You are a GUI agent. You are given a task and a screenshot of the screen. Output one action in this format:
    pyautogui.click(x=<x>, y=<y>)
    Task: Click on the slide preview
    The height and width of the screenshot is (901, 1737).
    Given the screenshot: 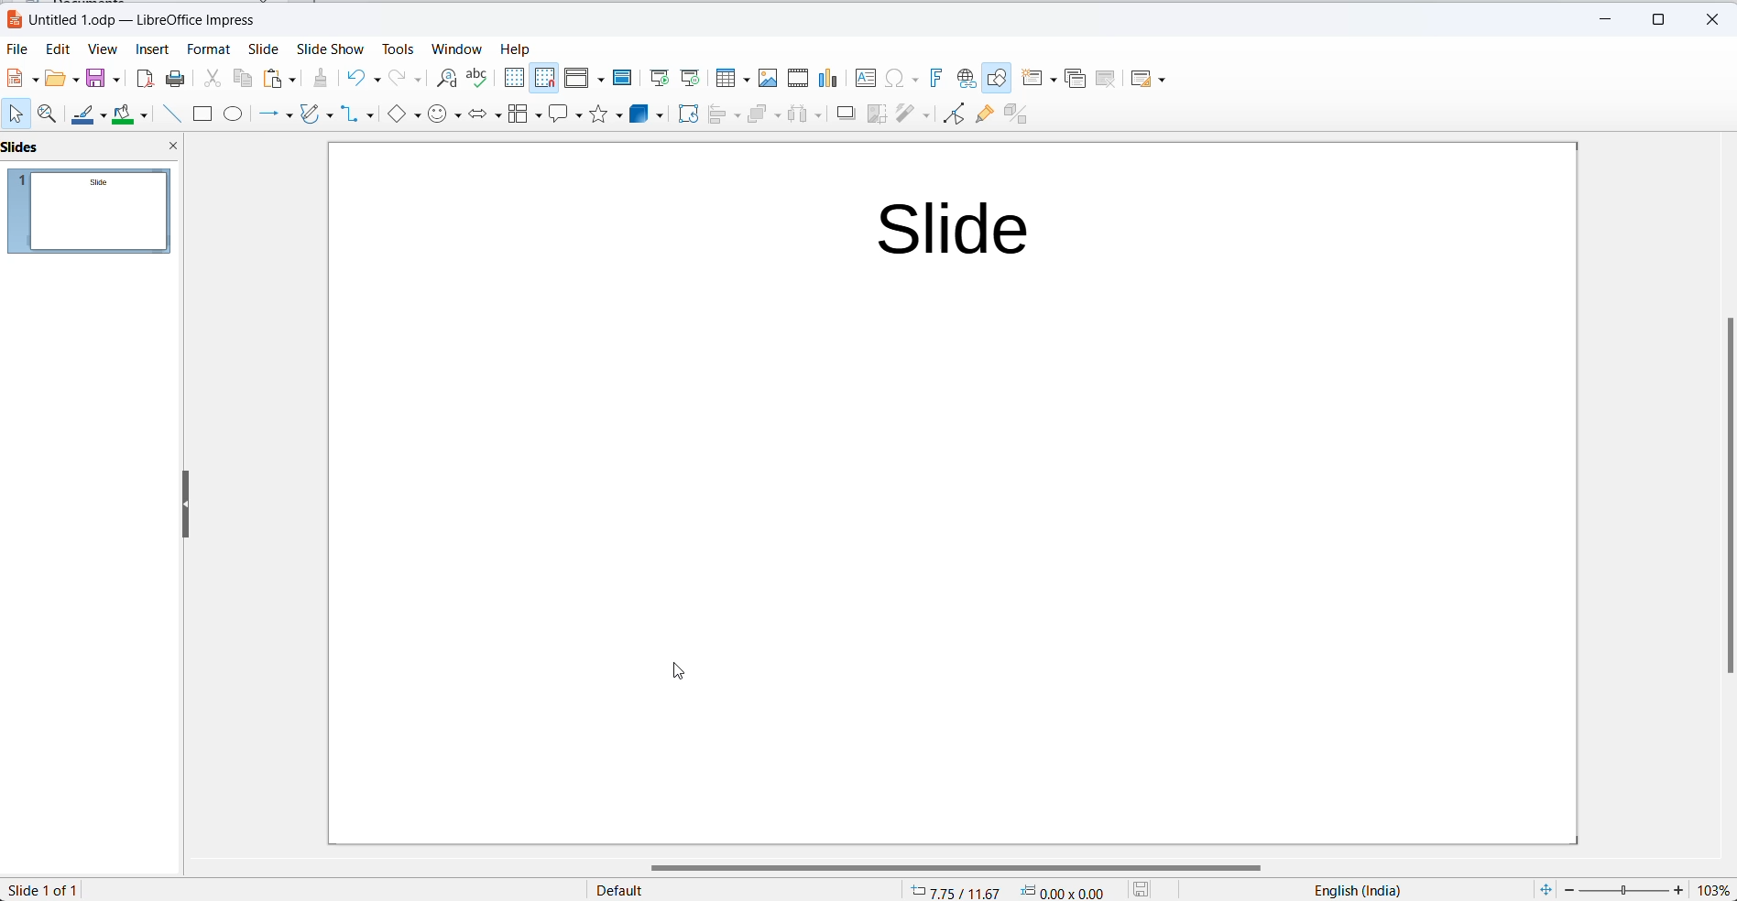 What is the action you would take?
    pyautogui.click(x=92, y=215)
    